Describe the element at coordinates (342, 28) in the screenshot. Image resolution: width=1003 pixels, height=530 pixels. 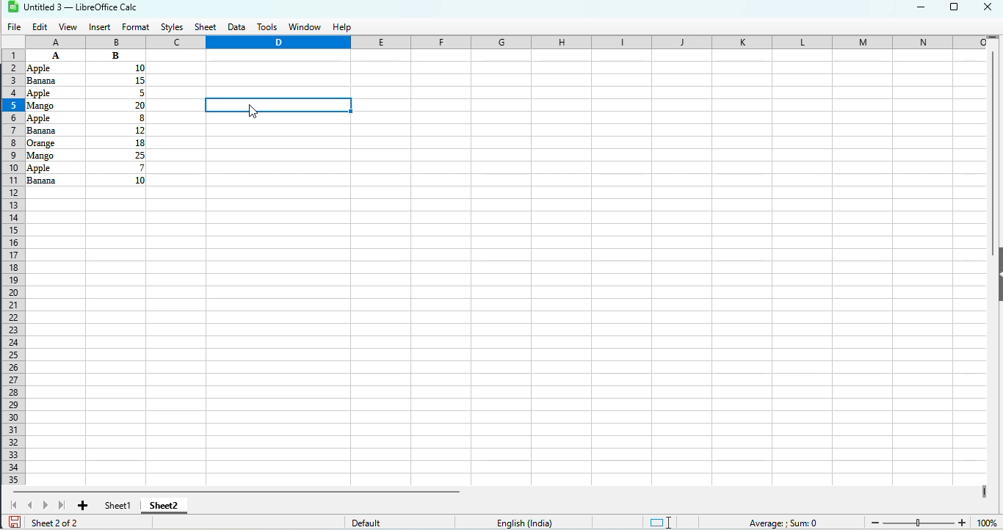
I see `help` at that location.